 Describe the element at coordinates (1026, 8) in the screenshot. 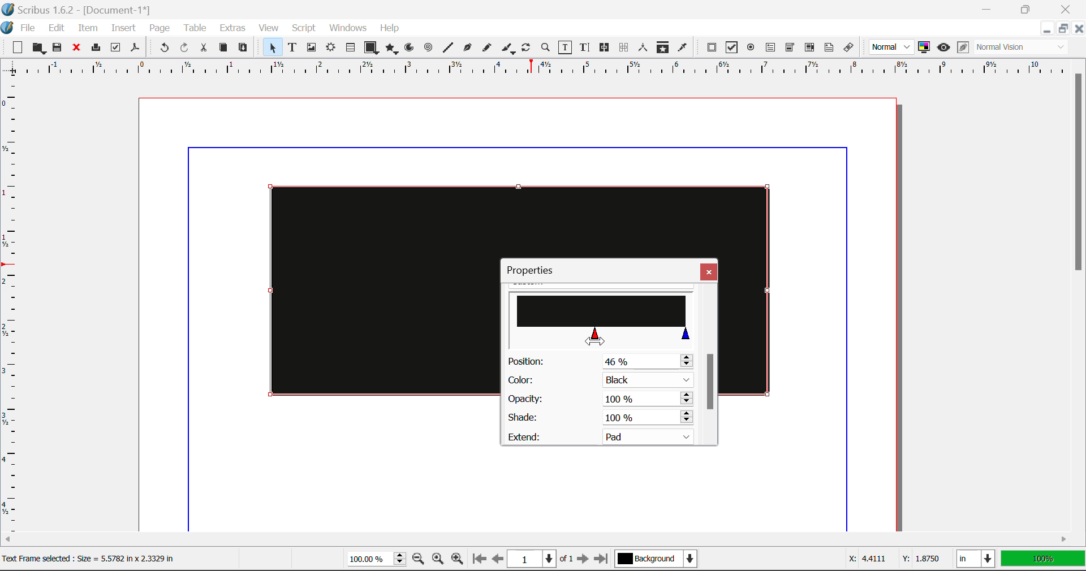

I see `Minimize` at that location.